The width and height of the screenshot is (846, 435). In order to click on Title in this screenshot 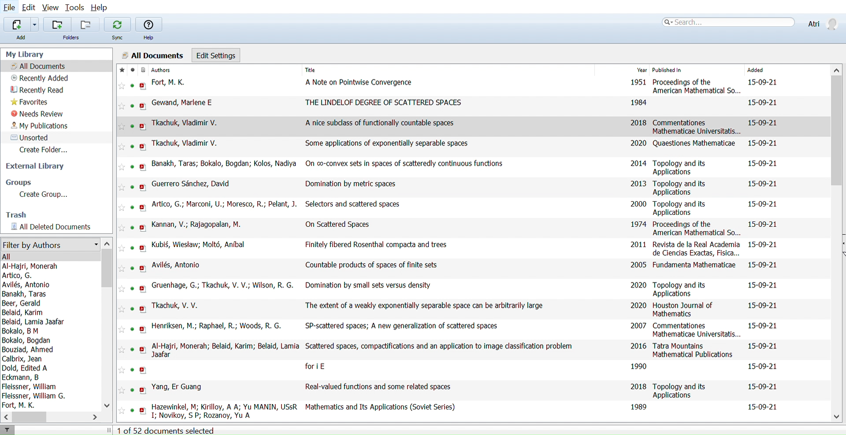, I will do `click(375, 70)`.